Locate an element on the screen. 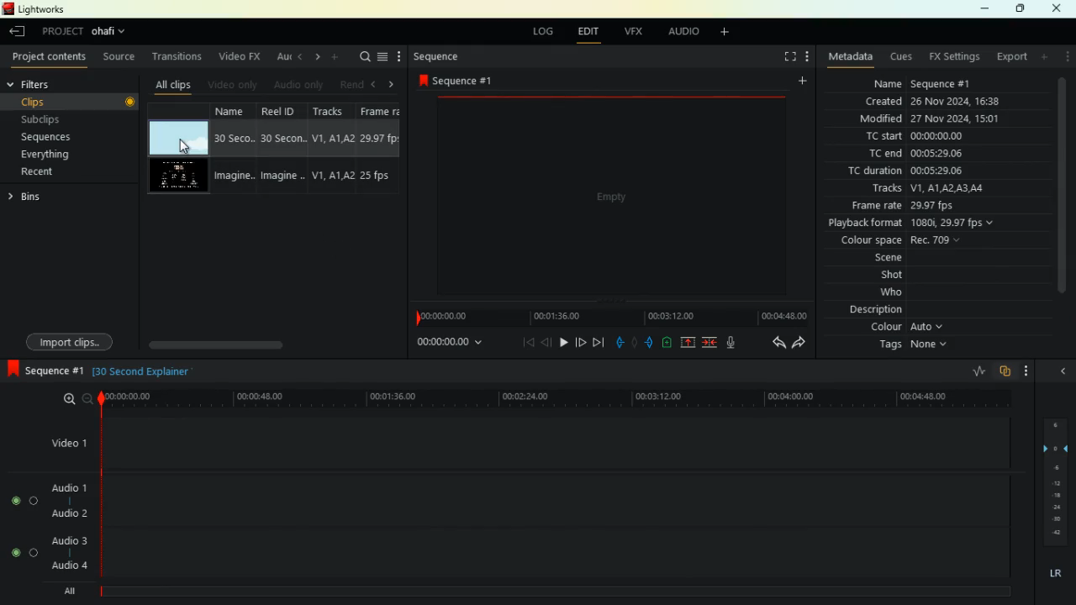 This screenshot has width=1076, height=605. end is located at coordinates (599, 341).